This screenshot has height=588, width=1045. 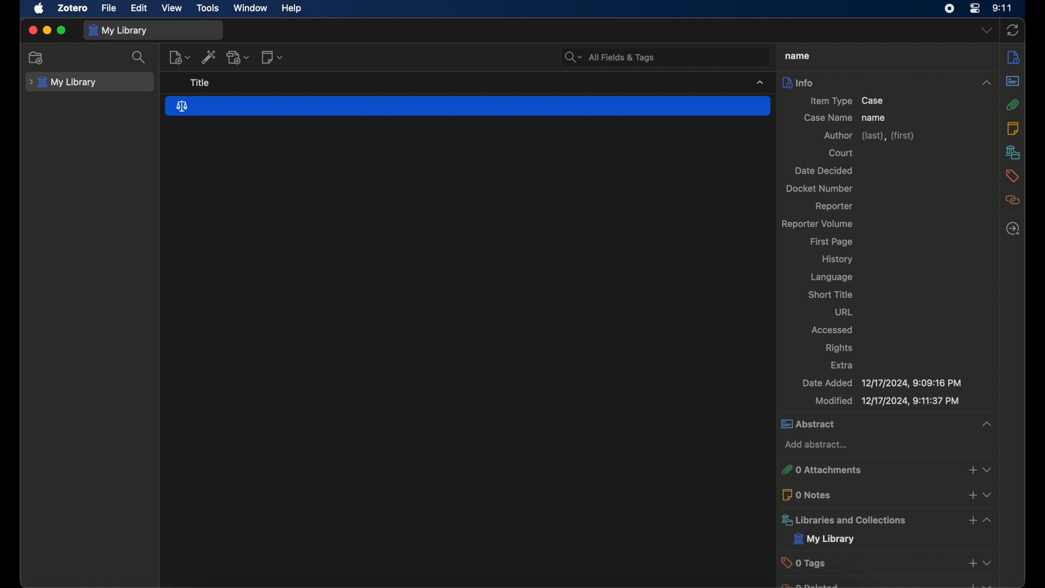 What do you see at coordinates (138, 8) in the screenshot?
I see `edit` at bounding box center [138, 8].